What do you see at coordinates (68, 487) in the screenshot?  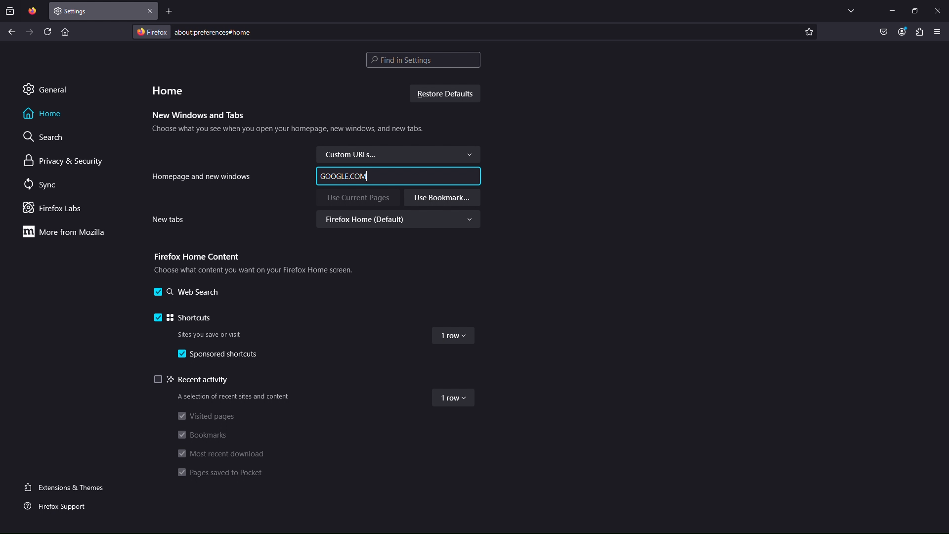 I see `Extensions and Themes` at bounding box center [68, 487].